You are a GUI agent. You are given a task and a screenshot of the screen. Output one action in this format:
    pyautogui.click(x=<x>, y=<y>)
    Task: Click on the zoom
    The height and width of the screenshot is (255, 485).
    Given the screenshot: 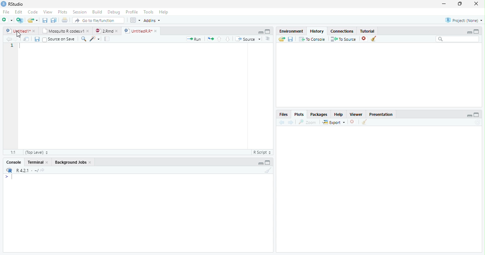 What is the action you would take?
    pyautogui.click(x=309, y=123)
    